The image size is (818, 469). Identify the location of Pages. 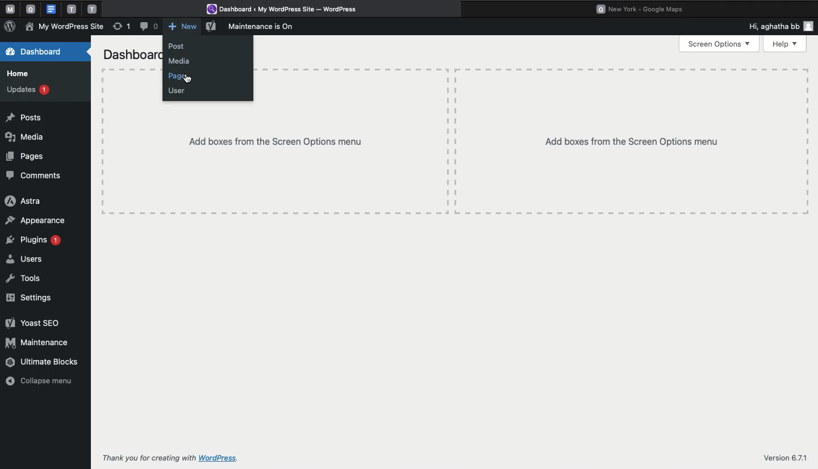
(180, 77).